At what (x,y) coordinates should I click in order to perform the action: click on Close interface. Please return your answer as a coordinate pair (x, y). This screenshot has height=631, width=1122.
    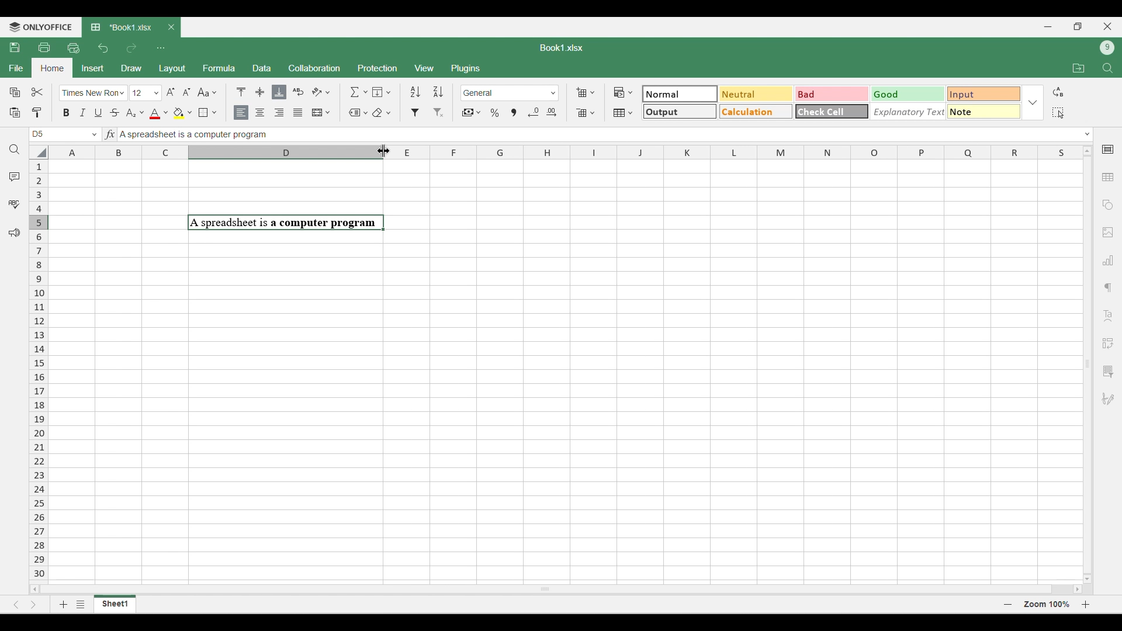
    Looking at the image, I should click on (1107, 26).